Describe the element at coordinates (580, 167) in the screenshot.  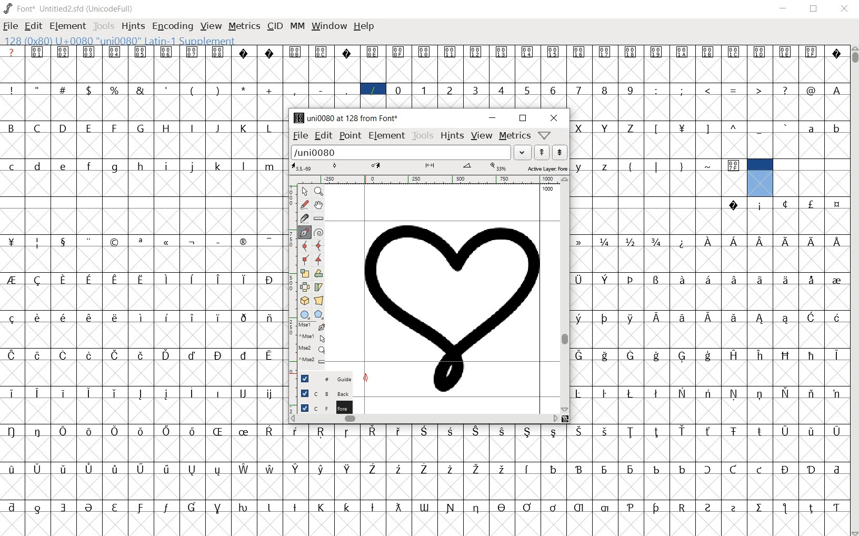
I see `glyph` at that location.